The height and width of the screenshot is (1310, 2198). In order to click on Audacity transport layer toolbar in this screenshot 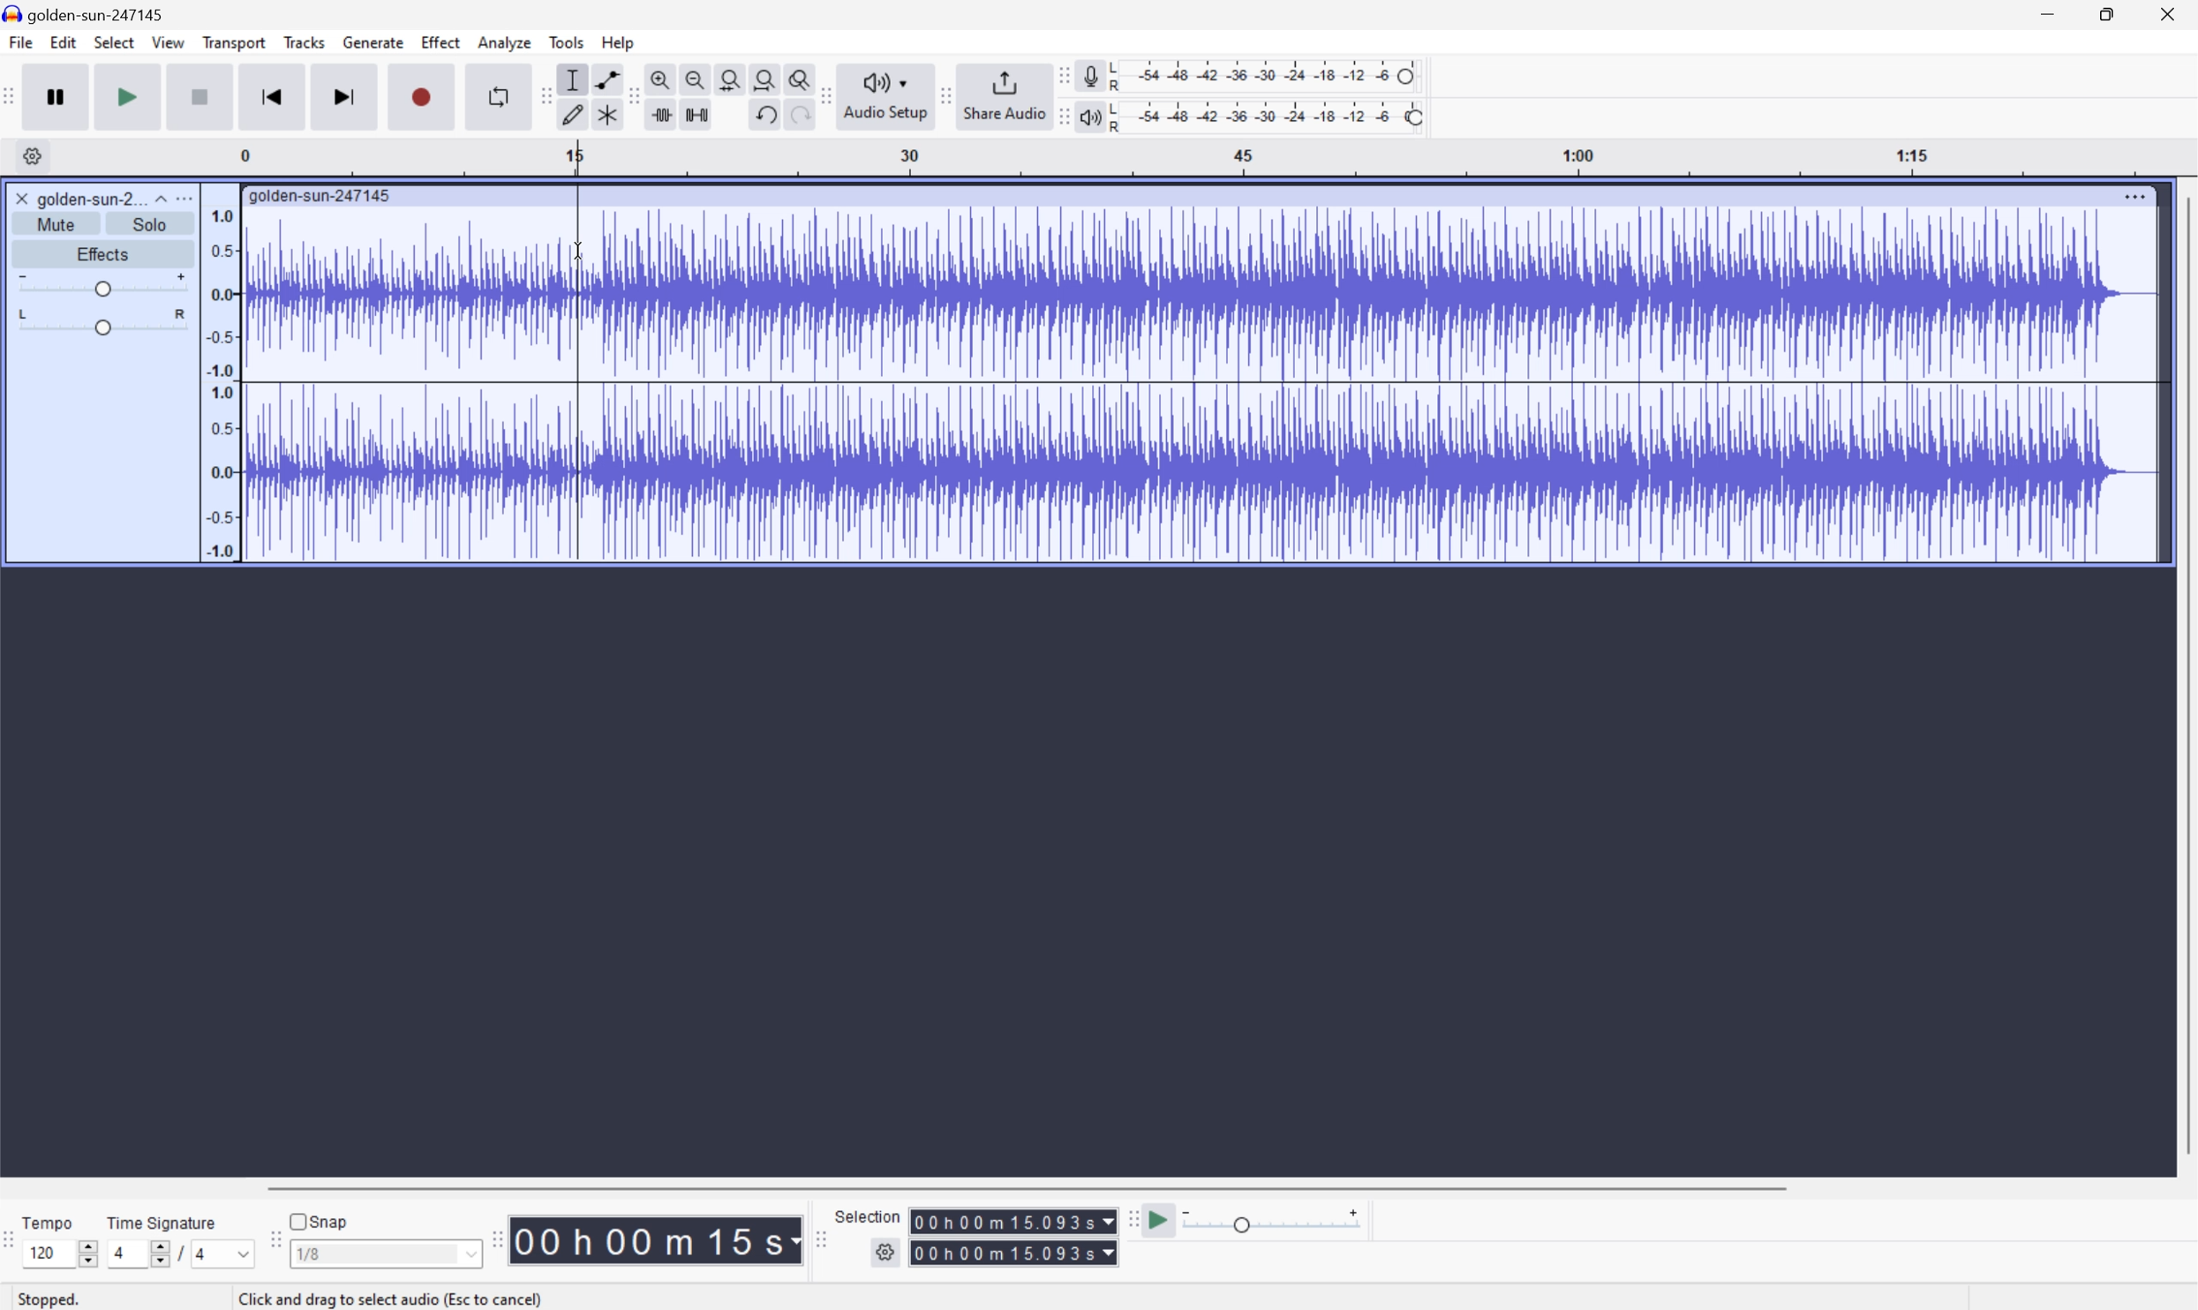, I will do `click(10, 97)`.